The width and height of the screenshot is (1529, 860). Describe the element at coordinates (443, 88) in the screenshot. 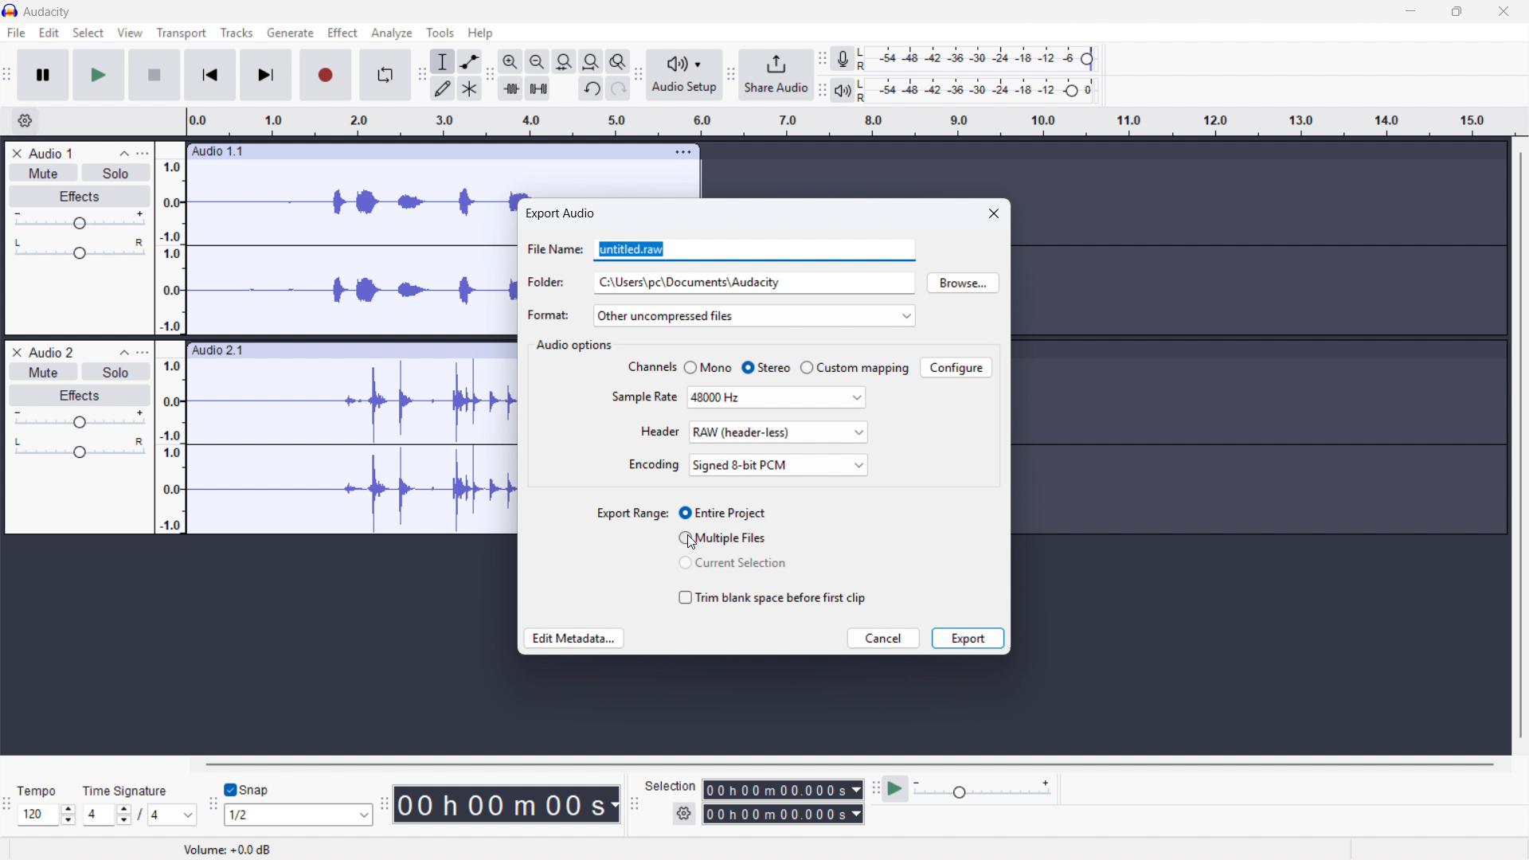

I see `Draw tool ` at that location.